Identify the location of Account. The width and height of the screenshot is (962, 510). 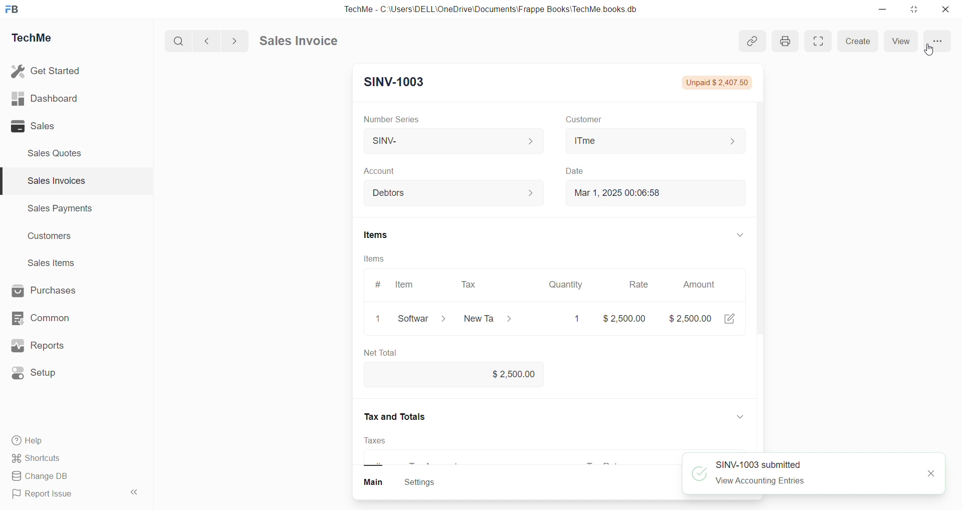
(386, 171).